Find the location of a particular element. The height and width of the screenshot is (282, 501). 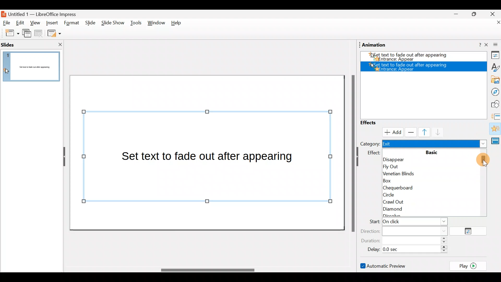

Move up is located at coordinates (421, 132).